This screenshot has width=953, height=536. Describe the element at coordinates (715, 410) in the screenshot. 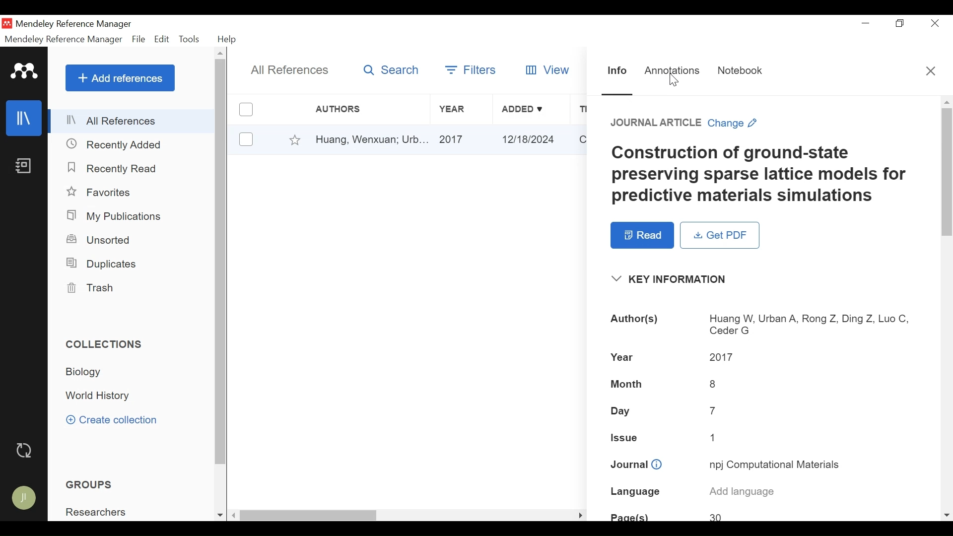

I see `7` at that location.